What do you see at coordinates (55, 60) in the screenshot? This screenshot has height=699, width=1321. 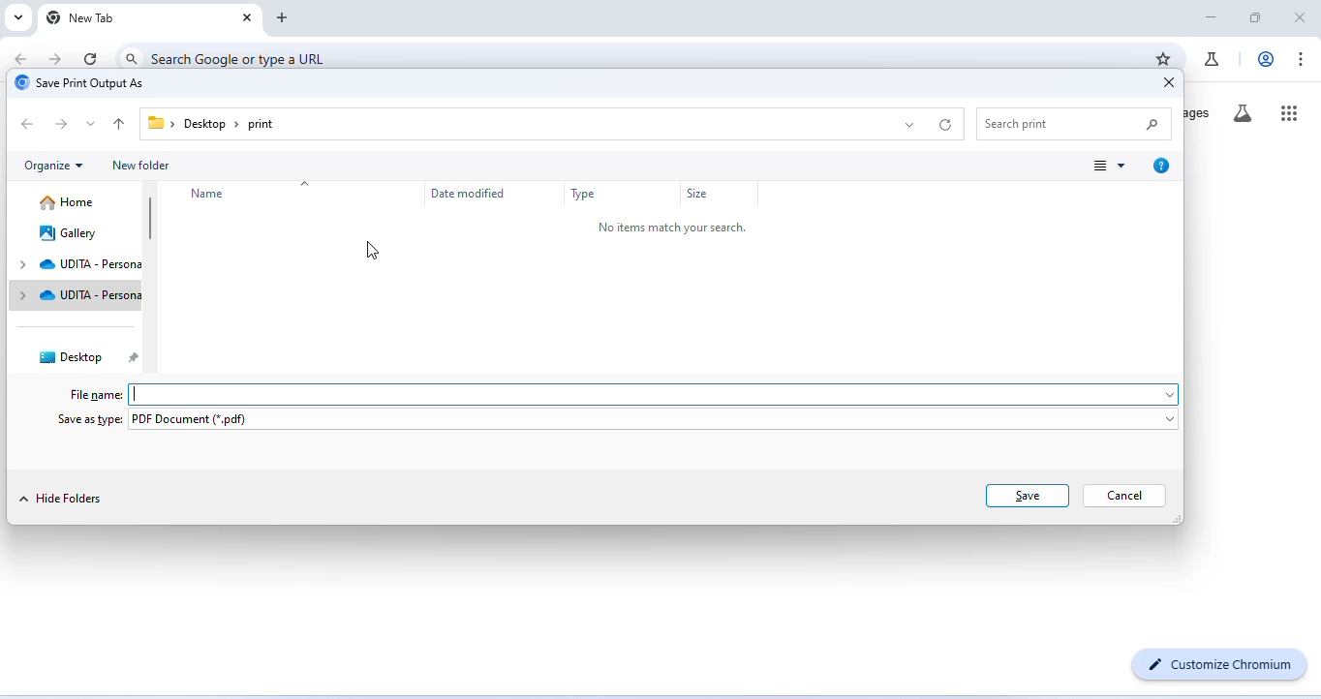 I see `go forward` at bounding box center [55, 60].